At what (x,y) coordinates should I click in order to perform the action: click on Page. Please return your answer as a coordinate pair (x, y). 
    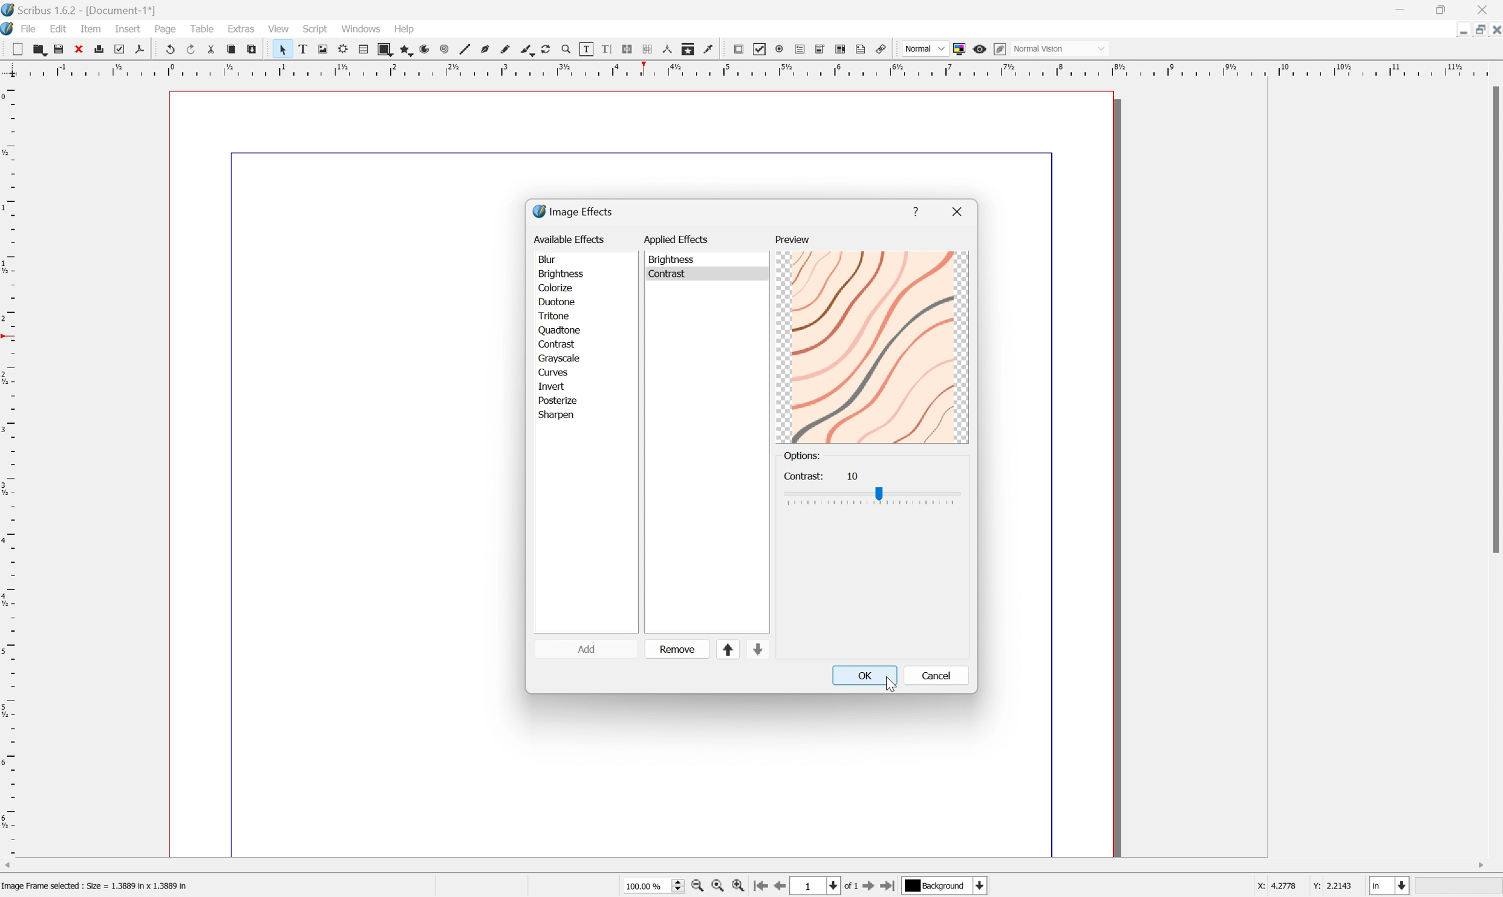
    Looking at the image, I should click on (166, 29).